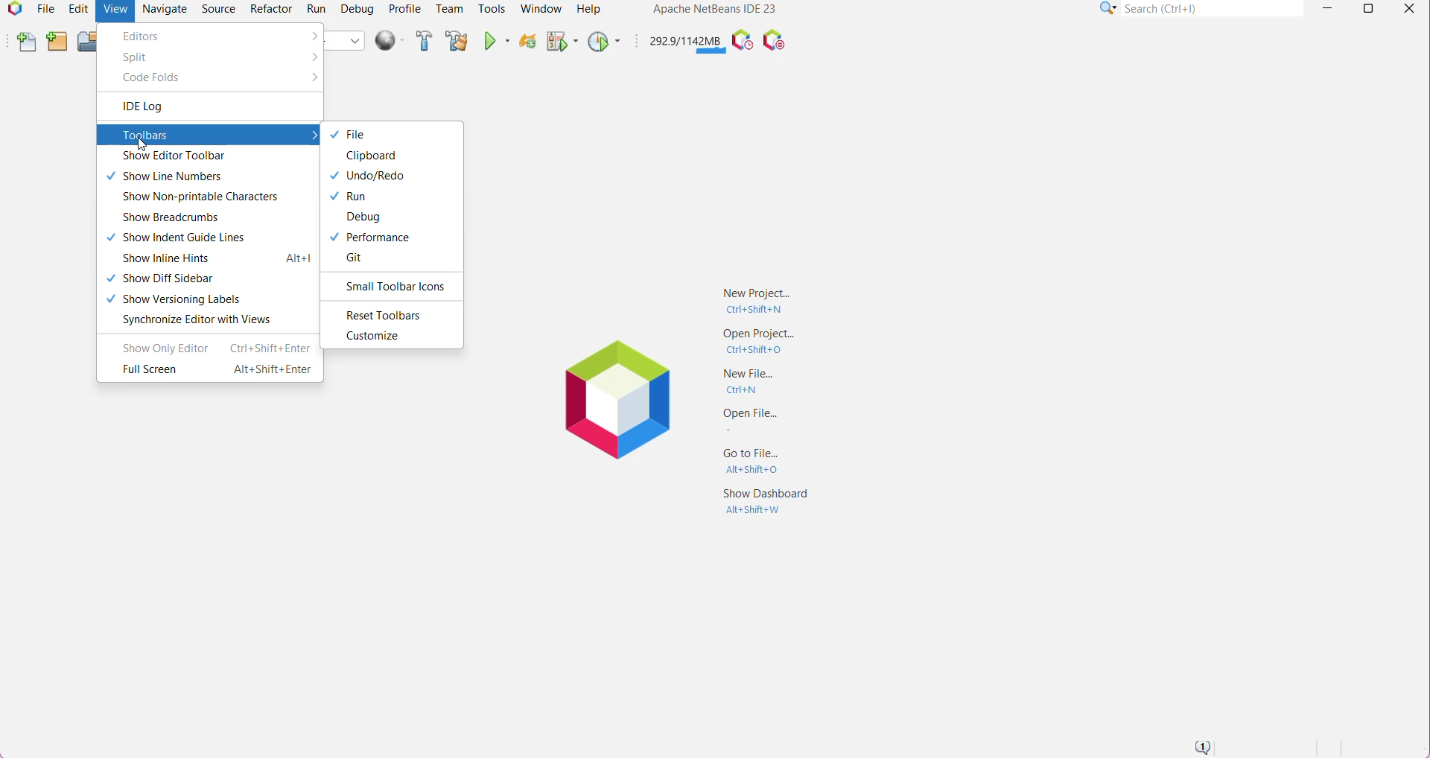 The height and width of the screenshot is (758, 1430). I want to click on More options, so click(310, 36).